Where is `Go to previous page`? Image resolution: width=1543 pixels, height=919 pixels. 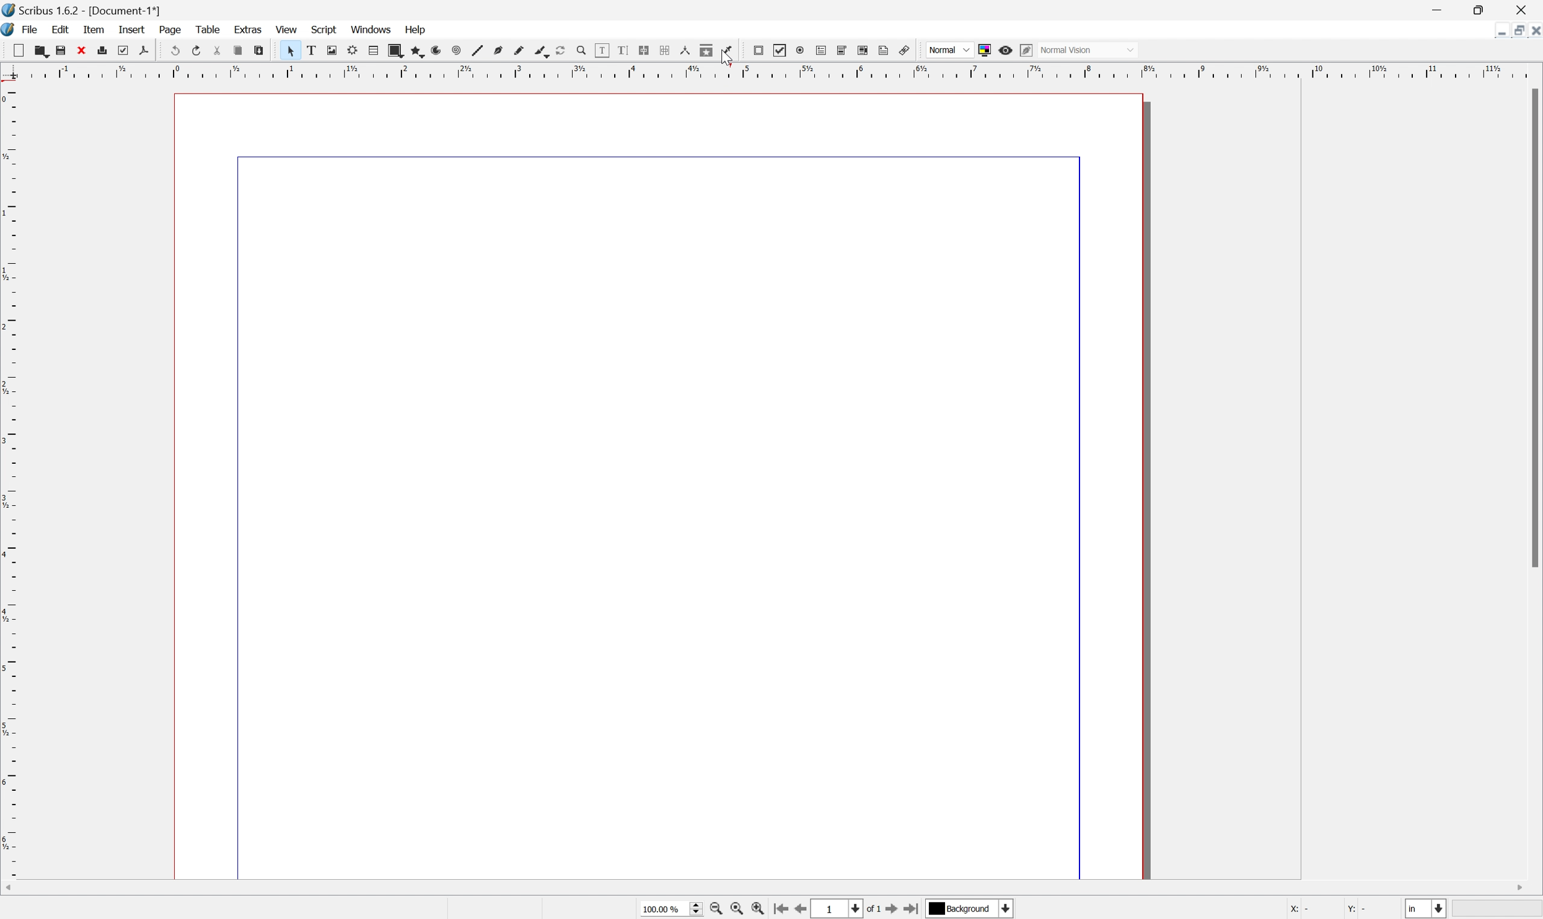
Go to previous page is located at coordinates (801, 910).